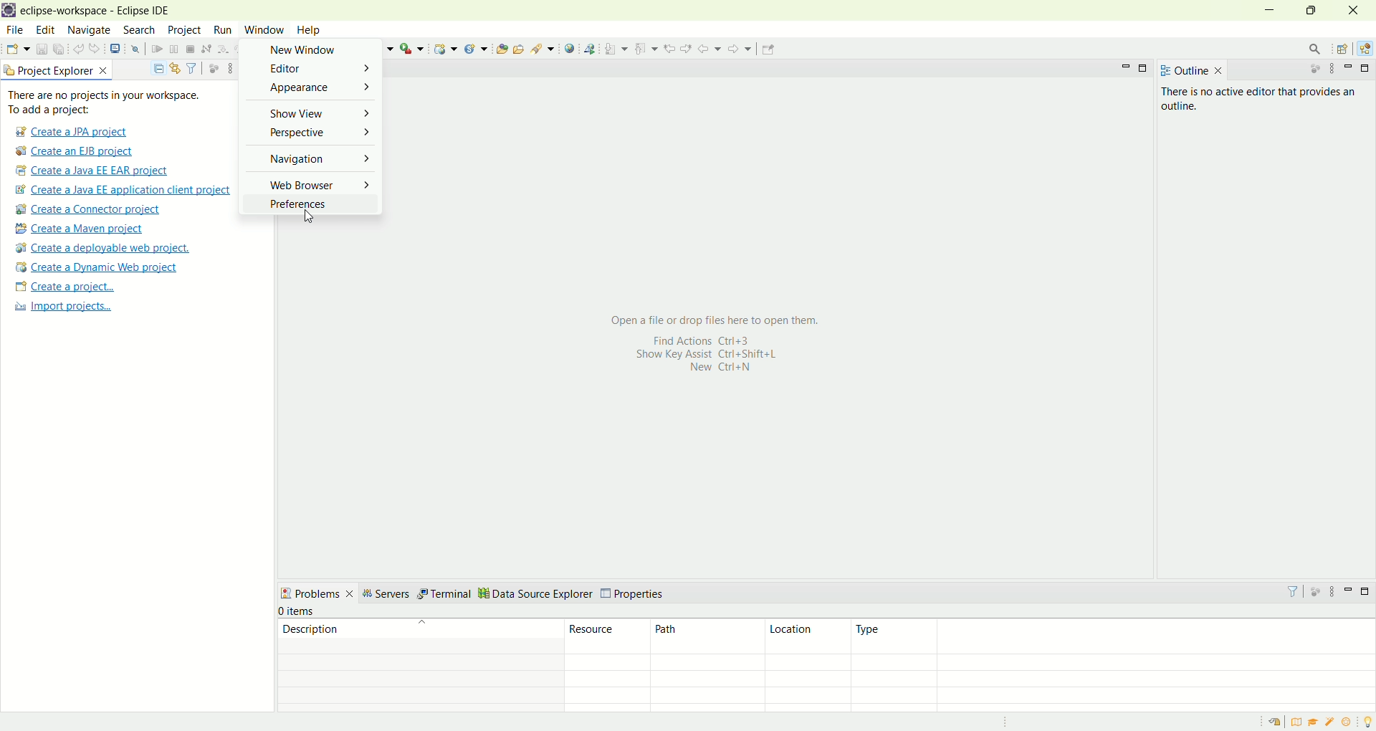 The image size is (1376, 731). What do you see at coordinates (85, 211) in the screenshot?
I see `create a connector project` at bounding box center [85, 211].